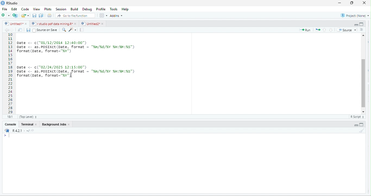  Describe the element at coordinates (362, 131) in the screenshot. I see `clear console` at that location.